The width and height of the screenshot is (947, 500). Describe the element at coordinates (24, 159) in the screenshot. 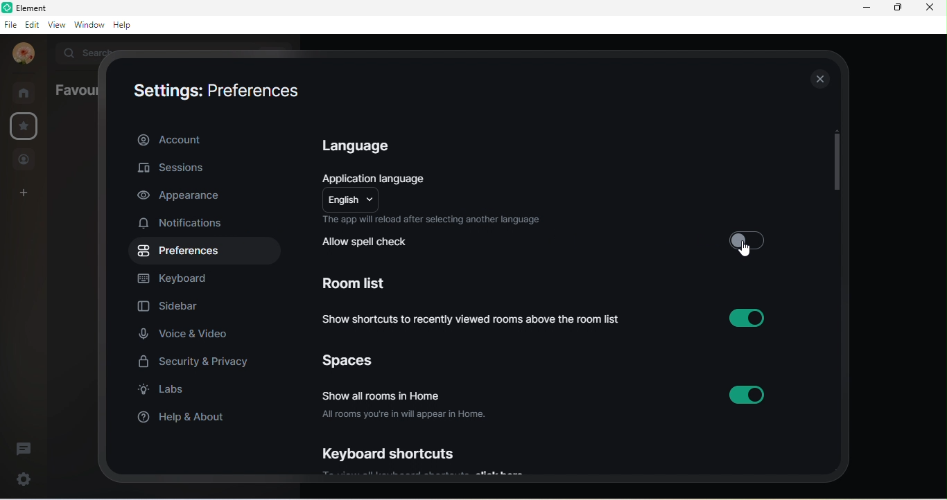

I see `people` at that location.